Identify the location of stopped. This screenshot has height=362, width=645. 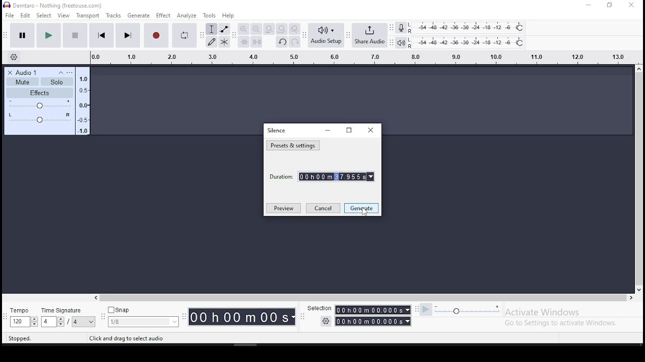
(19, 338).